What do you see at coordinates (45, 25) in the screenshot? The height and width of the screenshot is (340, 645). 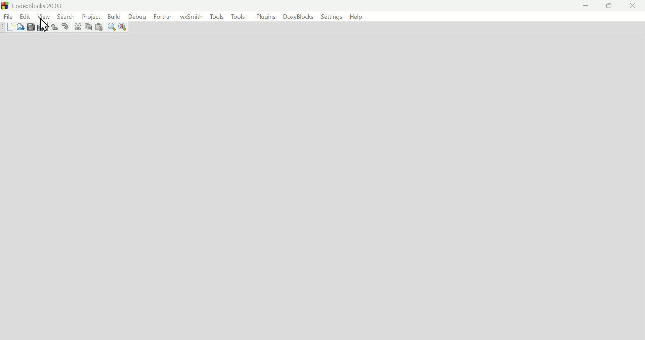 I see `Cursor` at bounding box center [45, 25].